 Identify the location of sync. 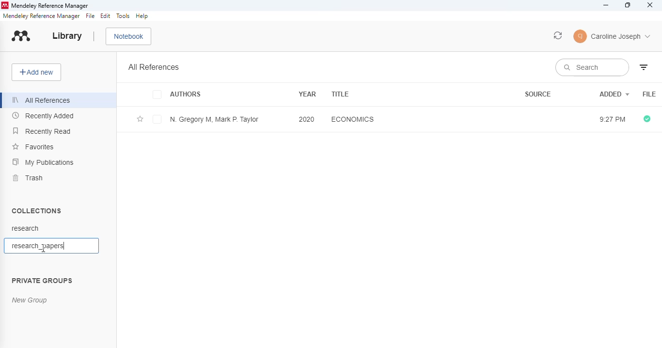
(558, 35).